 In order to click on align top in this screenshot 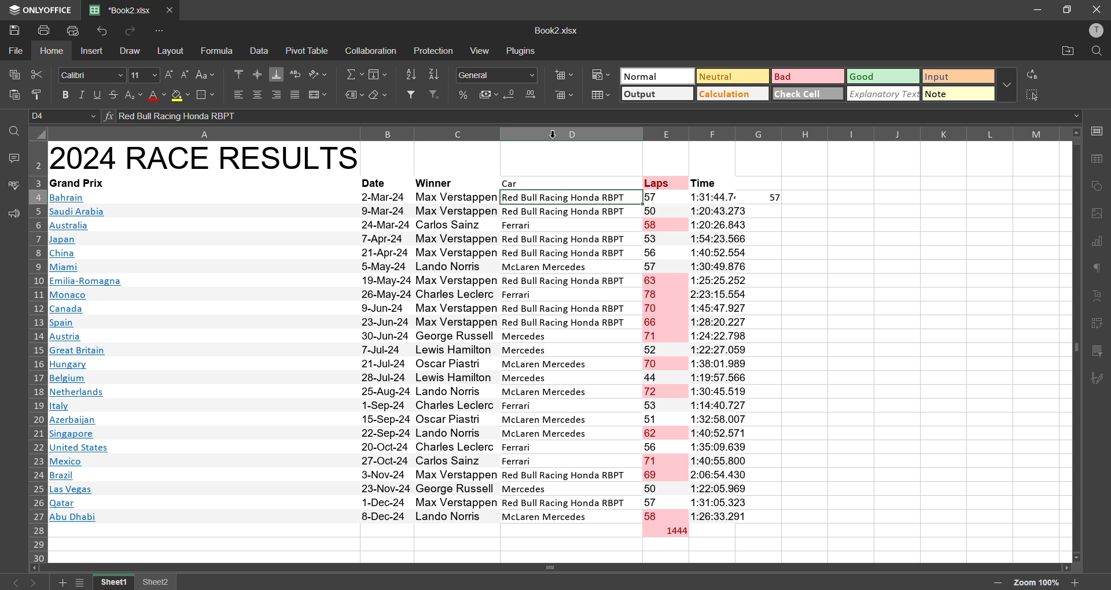, I will do `click(238, 73)`.